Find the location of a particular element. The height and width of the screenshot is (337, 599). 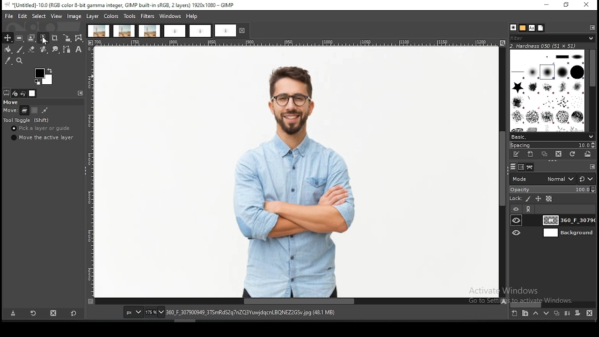

create a new layer is located at coordinates (515, 313).